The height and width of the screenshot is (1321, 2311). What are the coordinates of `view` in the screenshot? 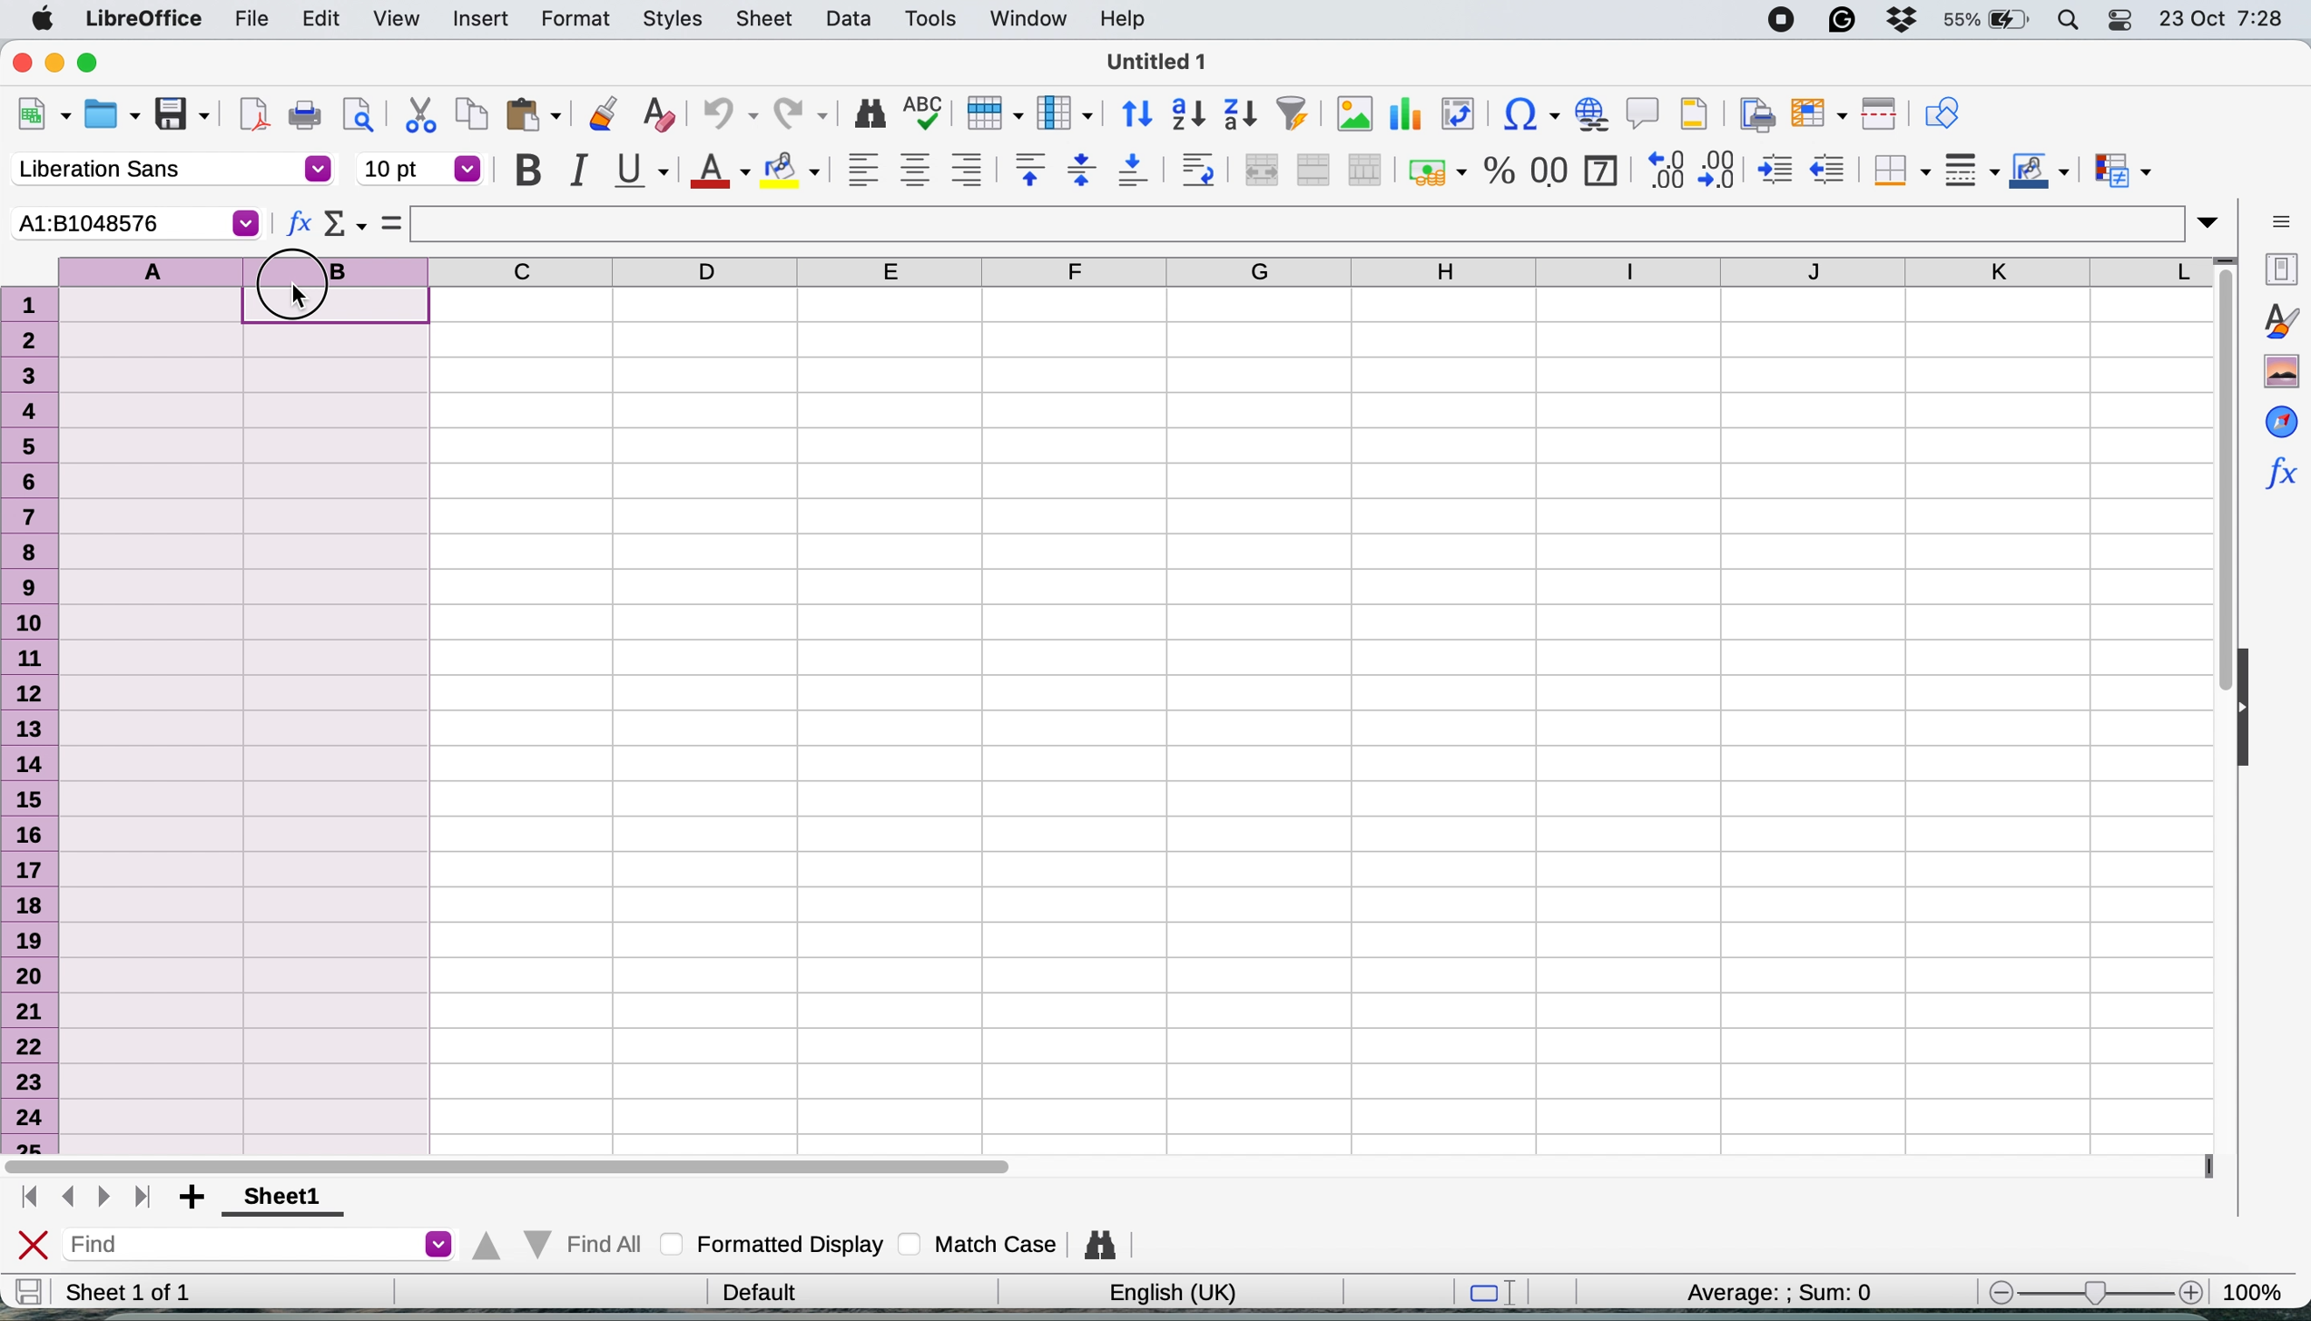 It's located at (395, 21).